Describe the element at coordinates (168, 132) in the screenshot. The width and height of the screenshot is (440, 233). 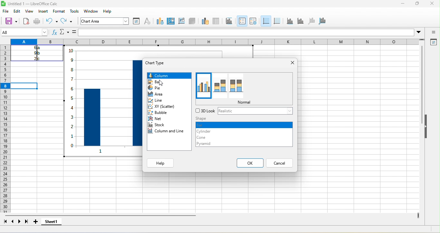
I see `column and line` at that location.